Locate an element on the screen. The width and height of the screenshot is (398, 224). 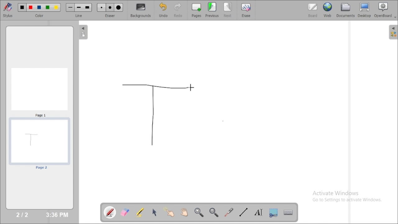
backgrounds is located at coordinates (141, 10).